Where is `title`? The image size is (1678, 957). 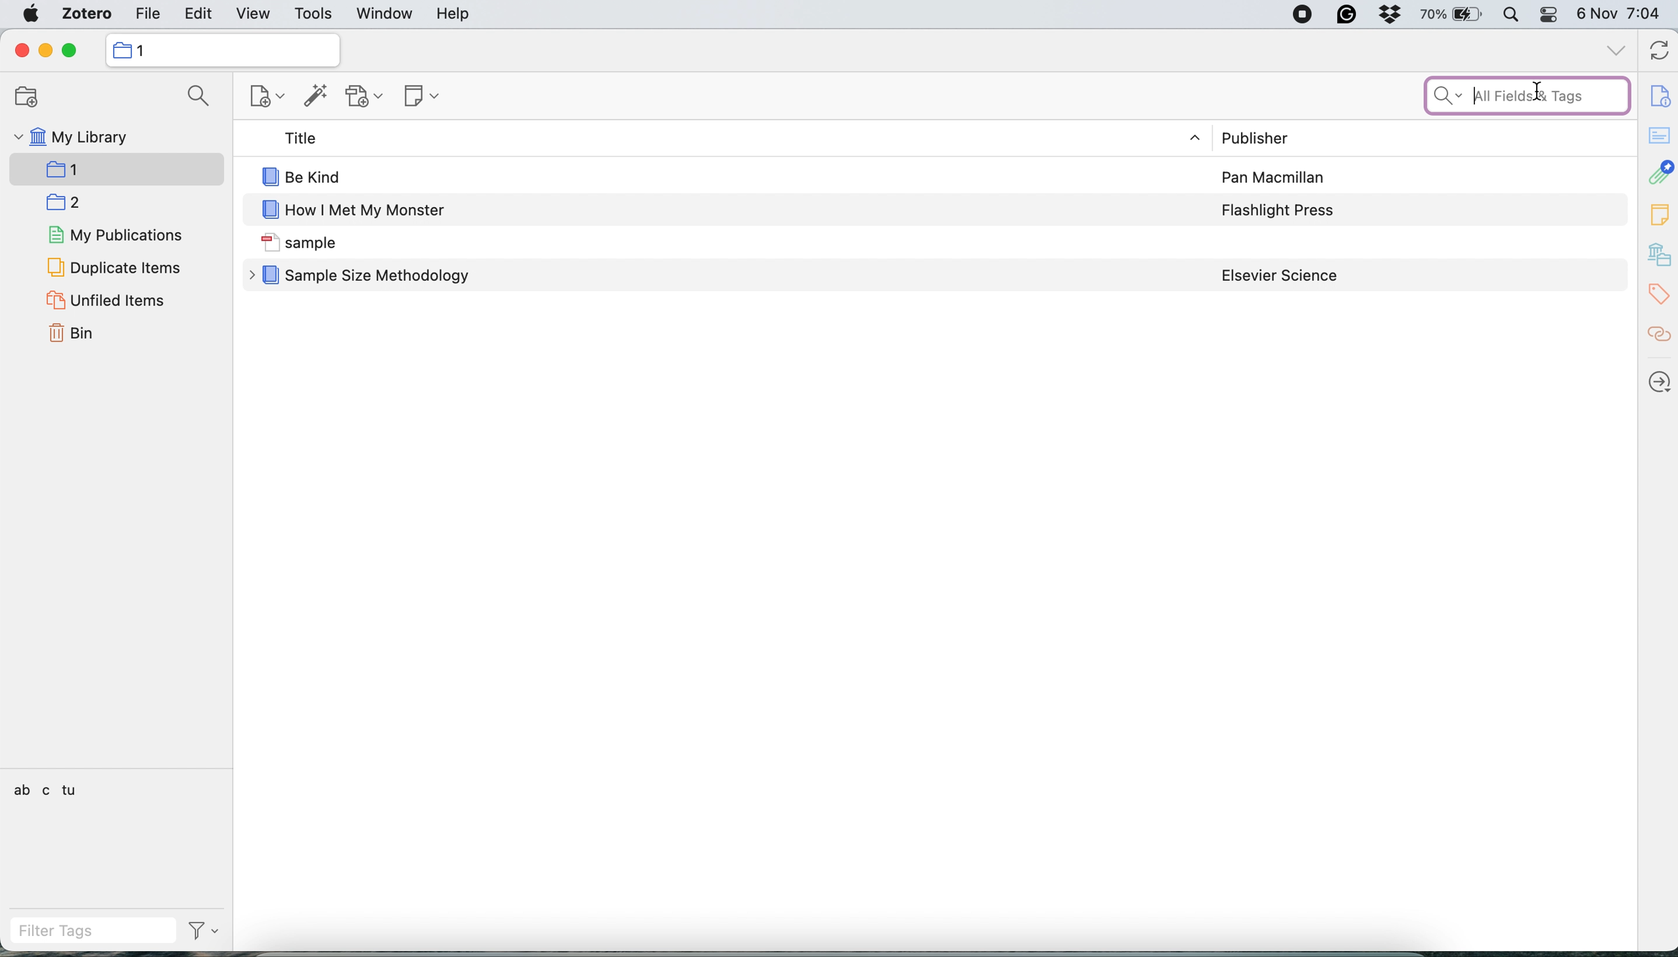
title is located at coordinates (295, 138).